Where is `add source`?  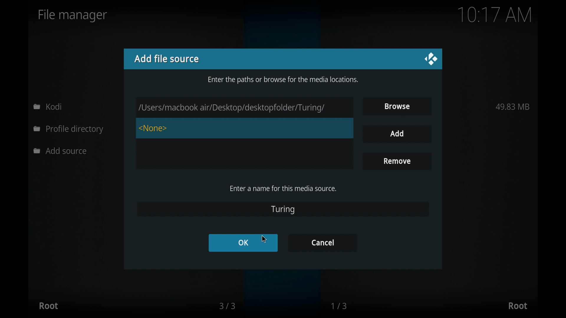
add source is located at coordinates (62, 151).